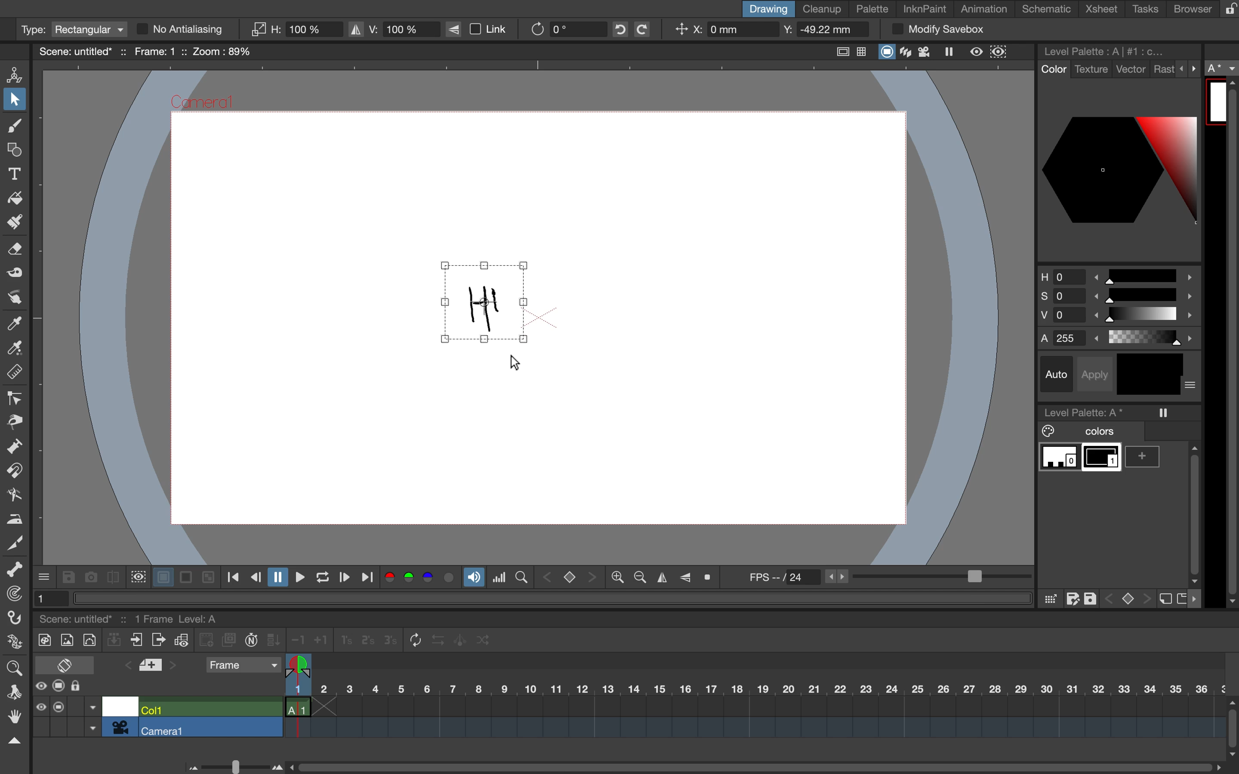 The width and height of the screenshot is (1239, 774). What do you see at coordinates (12, 274) in the screenshot?
I see `tape tool` at bounding box center [12, 274].